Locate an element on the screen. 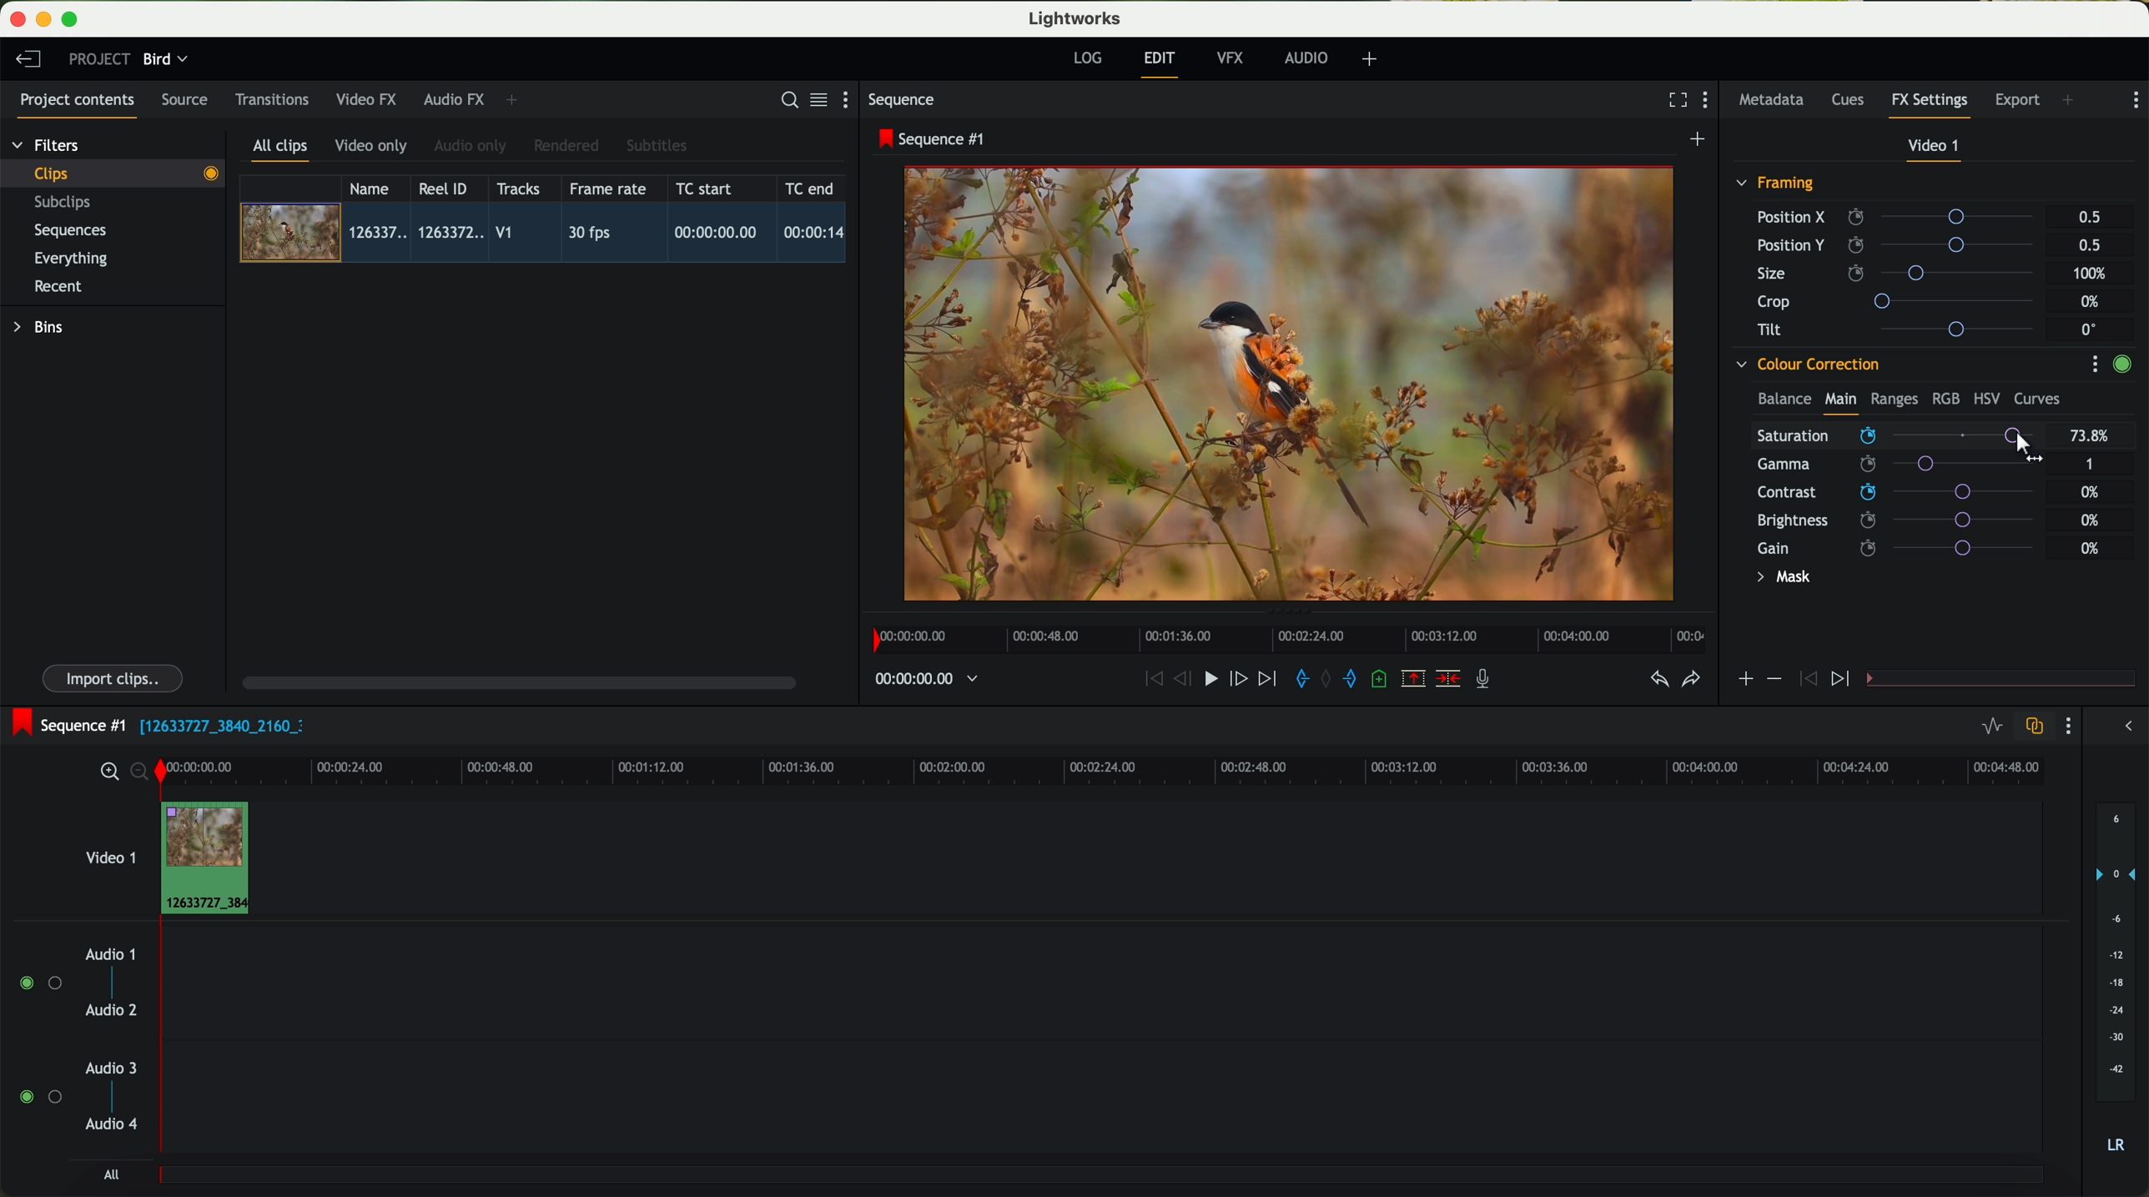  move foward is located at coordinates (1266, 679).